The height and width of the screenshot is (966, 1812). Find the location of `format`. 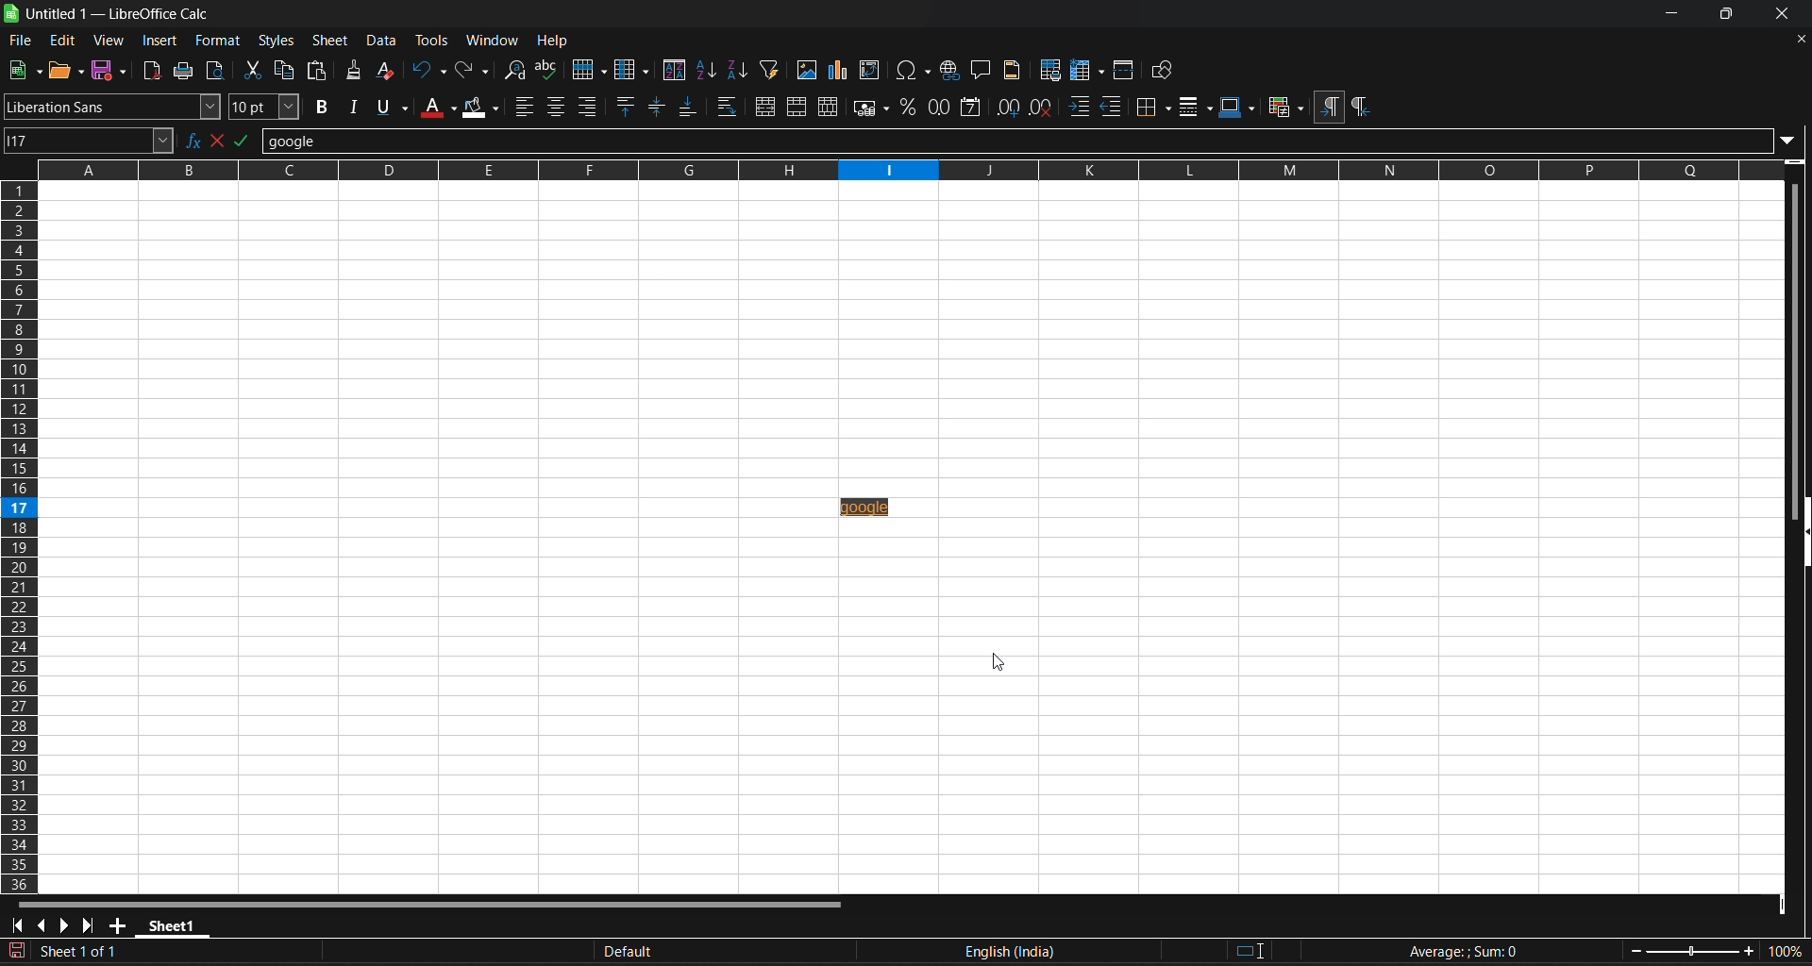

format is located at coordinates (215, 41).